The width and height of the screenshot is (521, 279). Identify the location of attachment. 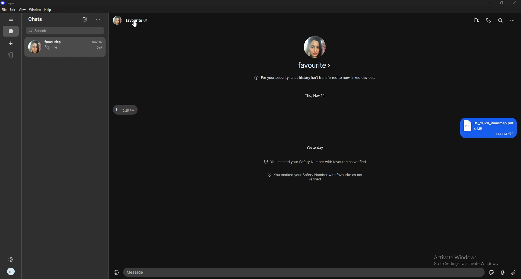
(514, 273).